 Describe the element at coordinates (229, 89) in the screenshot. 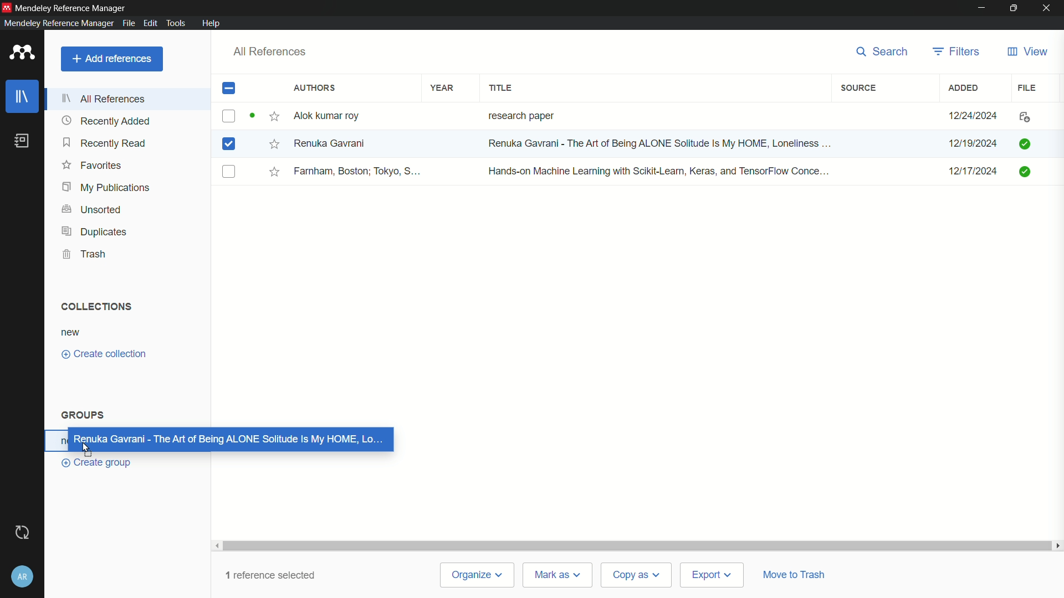

I see `check box` at that location.